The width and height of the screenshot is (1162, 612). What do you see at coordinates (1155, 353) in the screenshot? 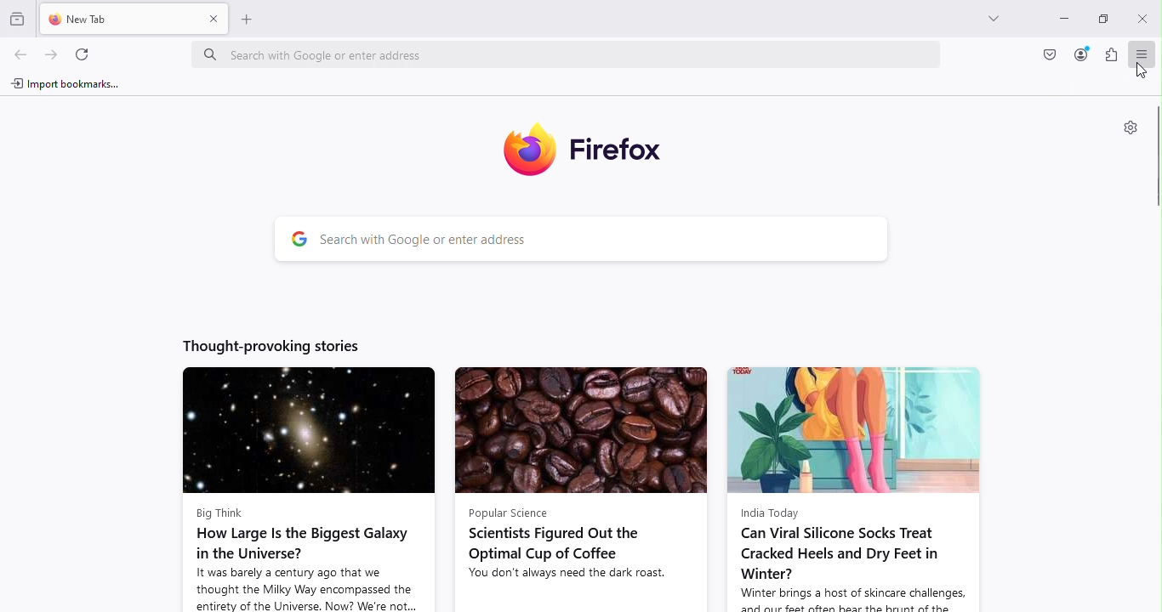
I see `Scroll bar` at bounding box center [1155, 353].